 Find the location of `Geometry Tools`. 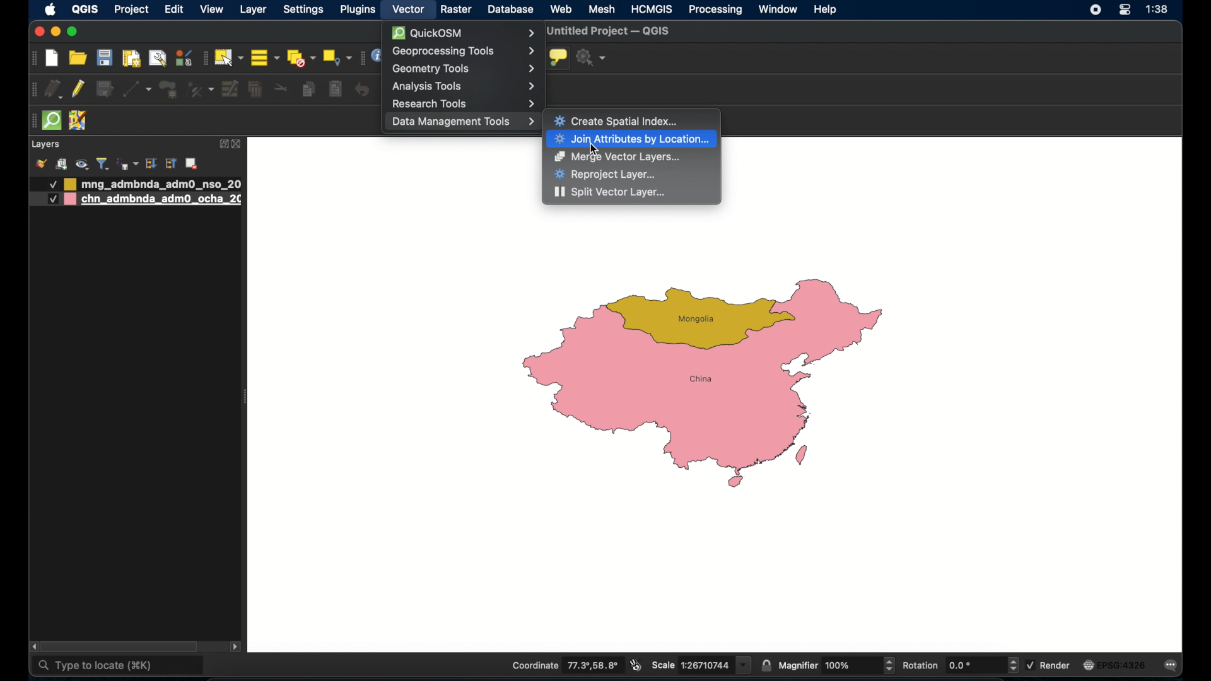

Geometry Tools is located at coordinates (464, 71).